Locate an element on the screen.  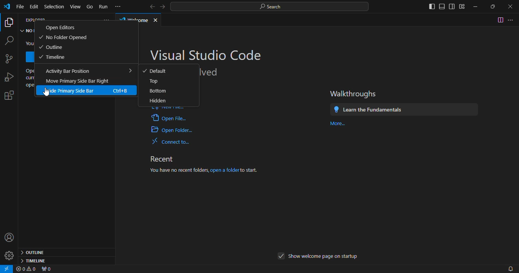
File is located at coordinates (19, 6).